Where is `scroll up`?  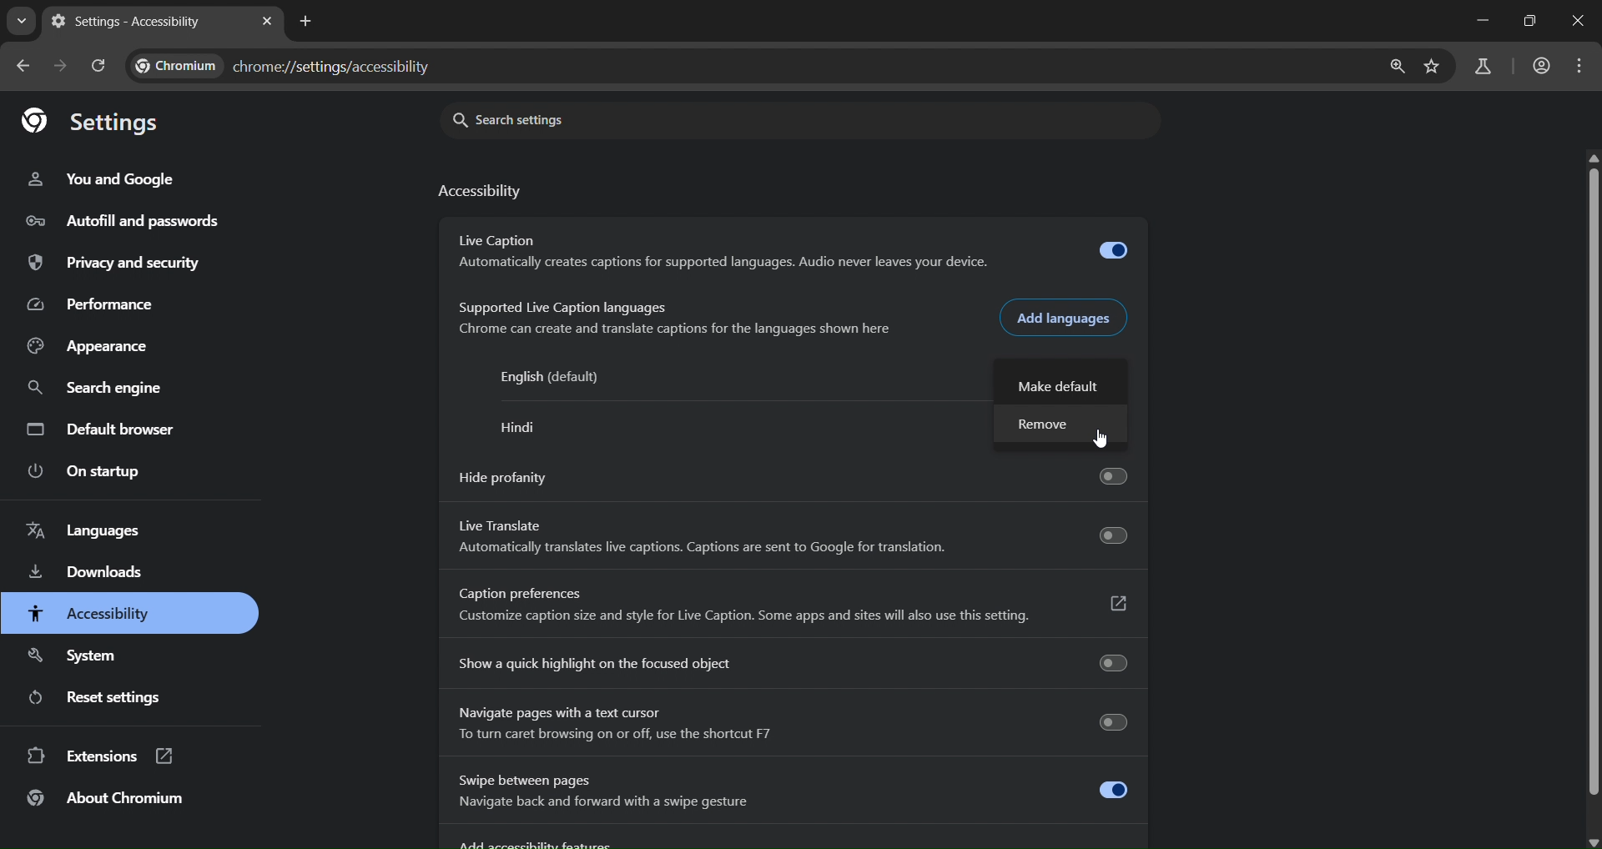
scroll up is located at coordinates (1592, 160).